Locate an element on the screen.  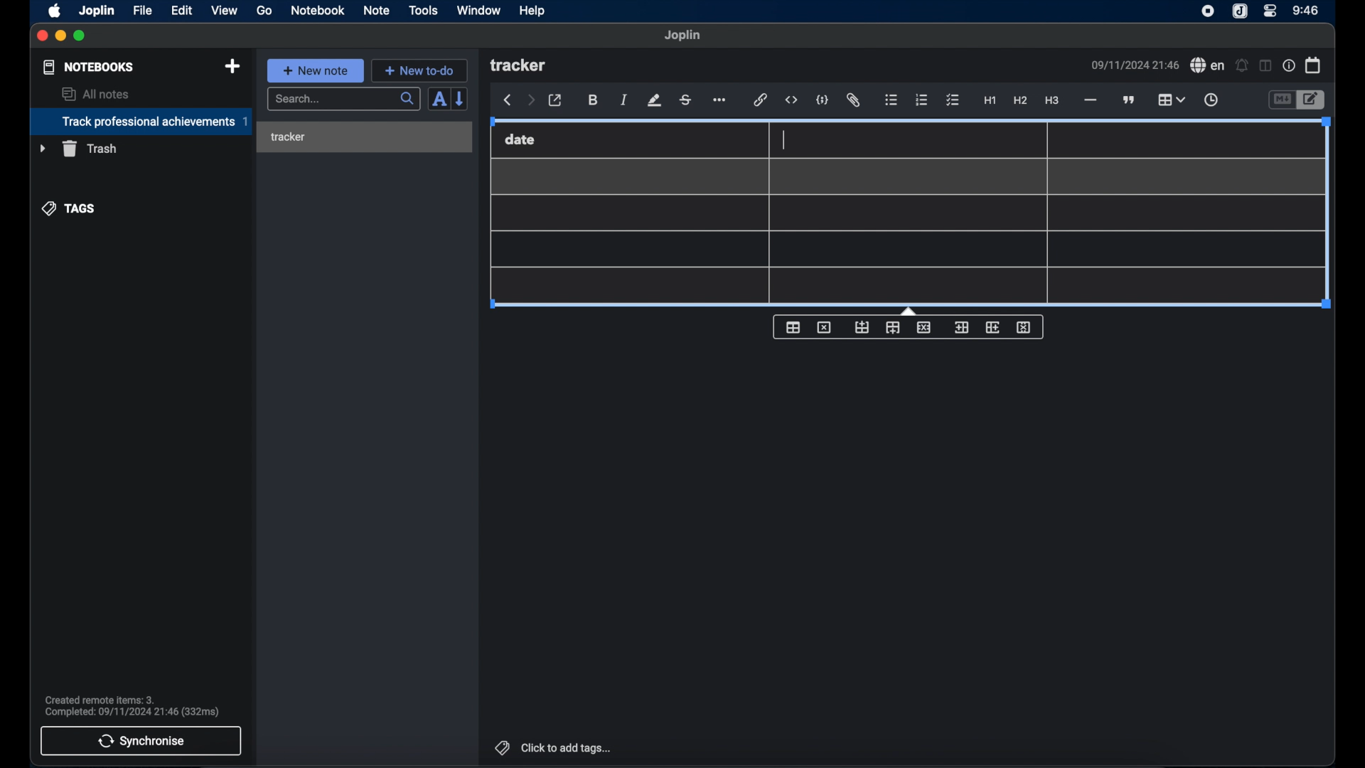
hyperlink is located at coordinates (761, 100).